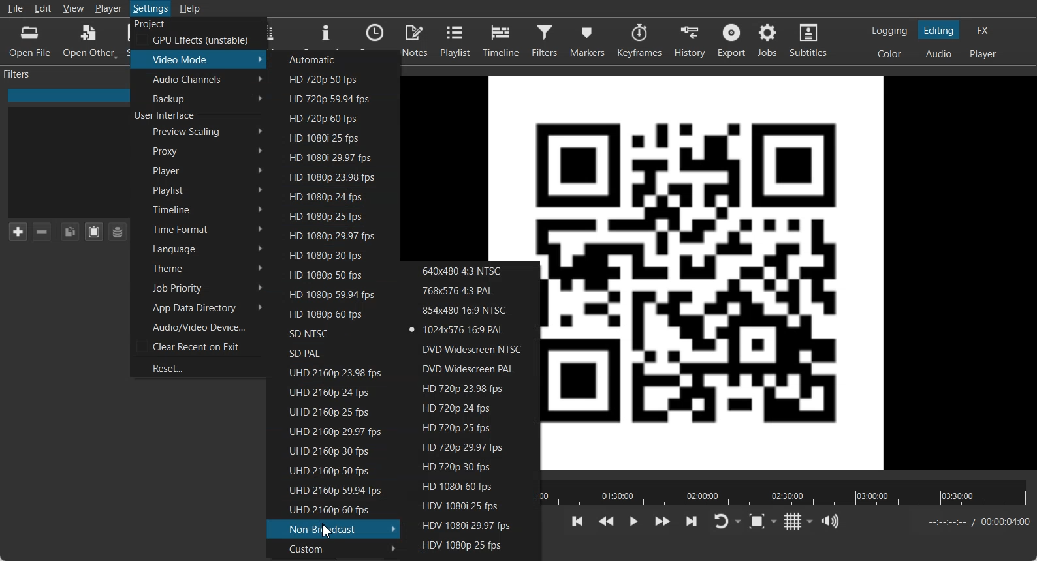 The width and height of the screenshot is (1037, 561). I want to click on Notes, so click(415, 40).